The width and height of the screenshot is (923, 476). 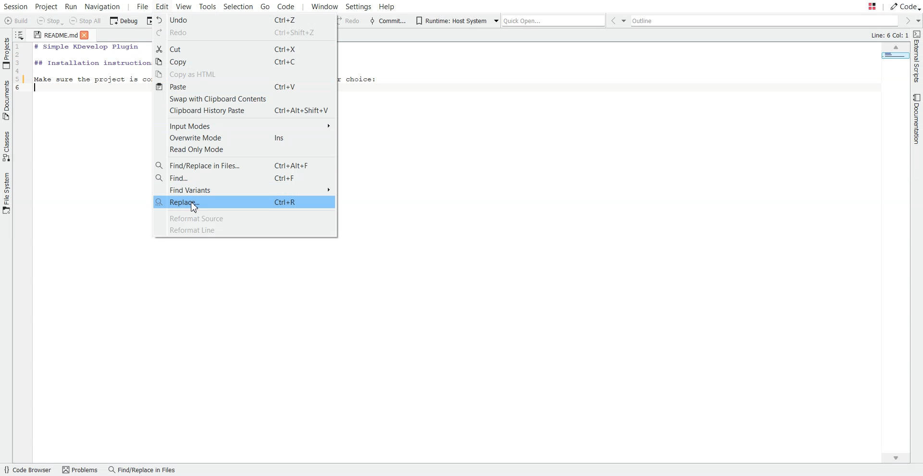 What do you see at coordinates (917, 57) in the screenshot?
I see `External Scripts` at bounding box center [917, 57].